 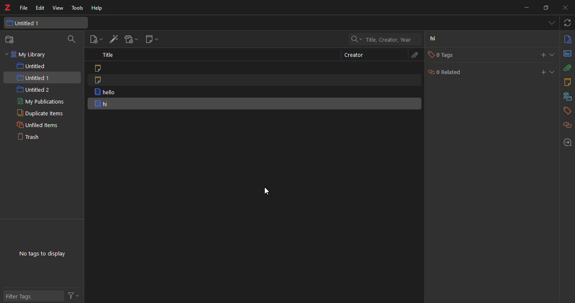 I want to click on related, so click(x=567, y=126).